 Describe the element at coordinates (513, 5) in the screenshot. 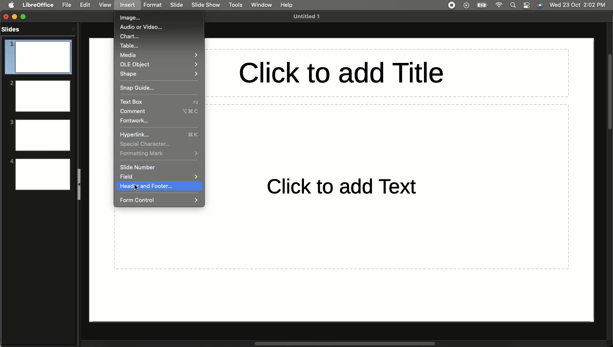

I see `Search` at that location.